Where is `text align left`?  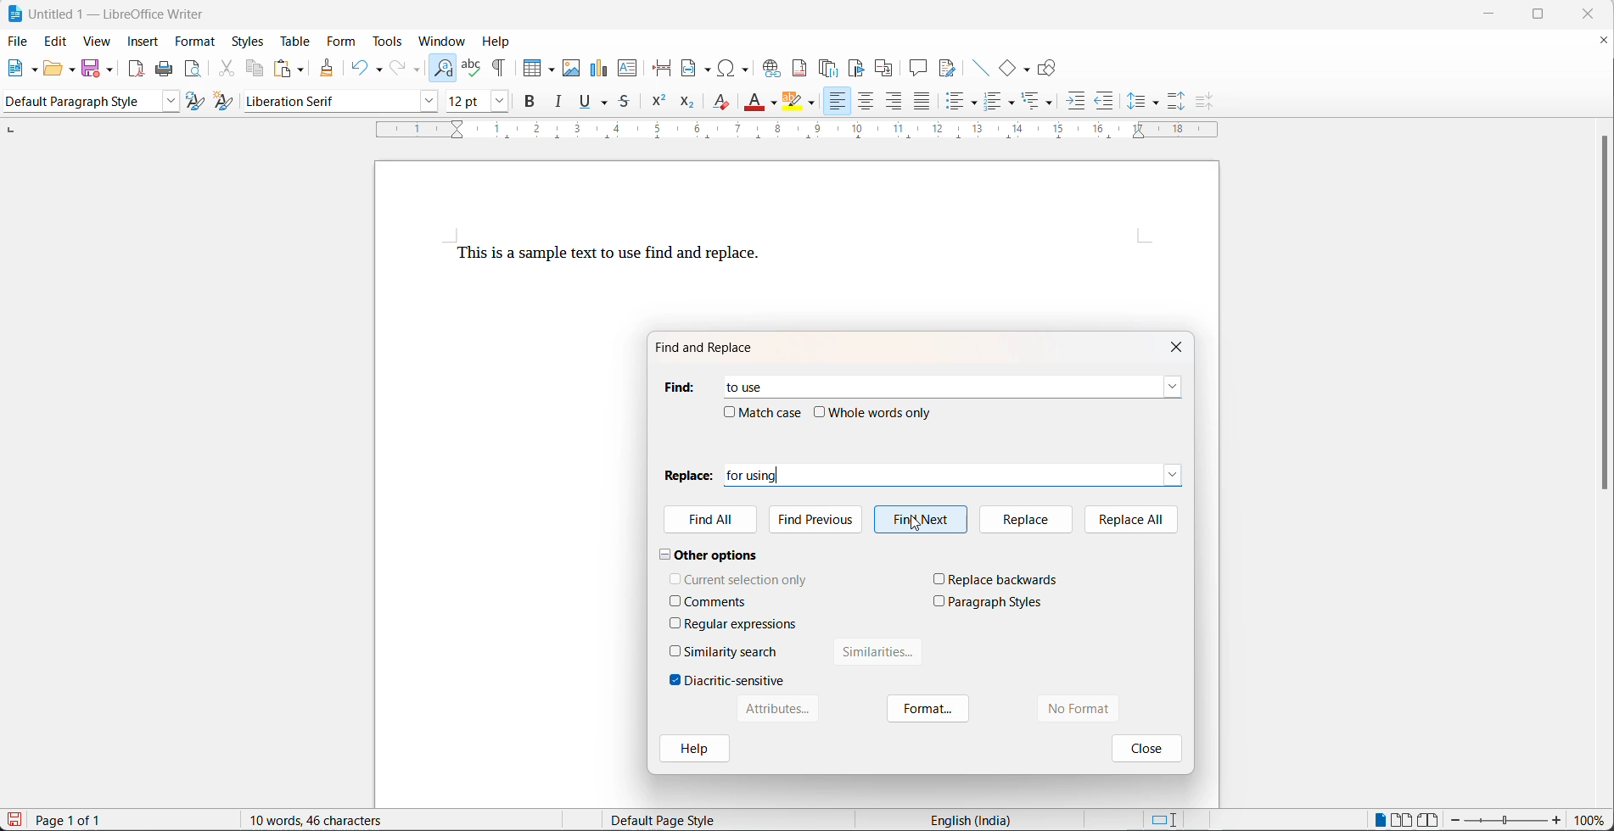 text align left is located at coordinates (836, 102).